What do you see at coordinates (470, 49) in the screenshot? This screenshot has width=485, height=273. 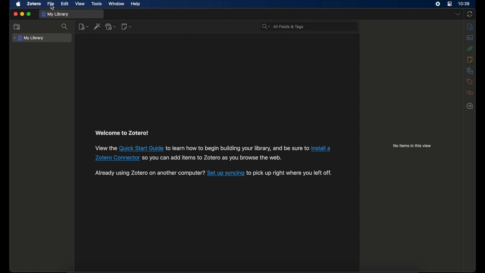 I see `attachments` at bounding box center [470, 49].